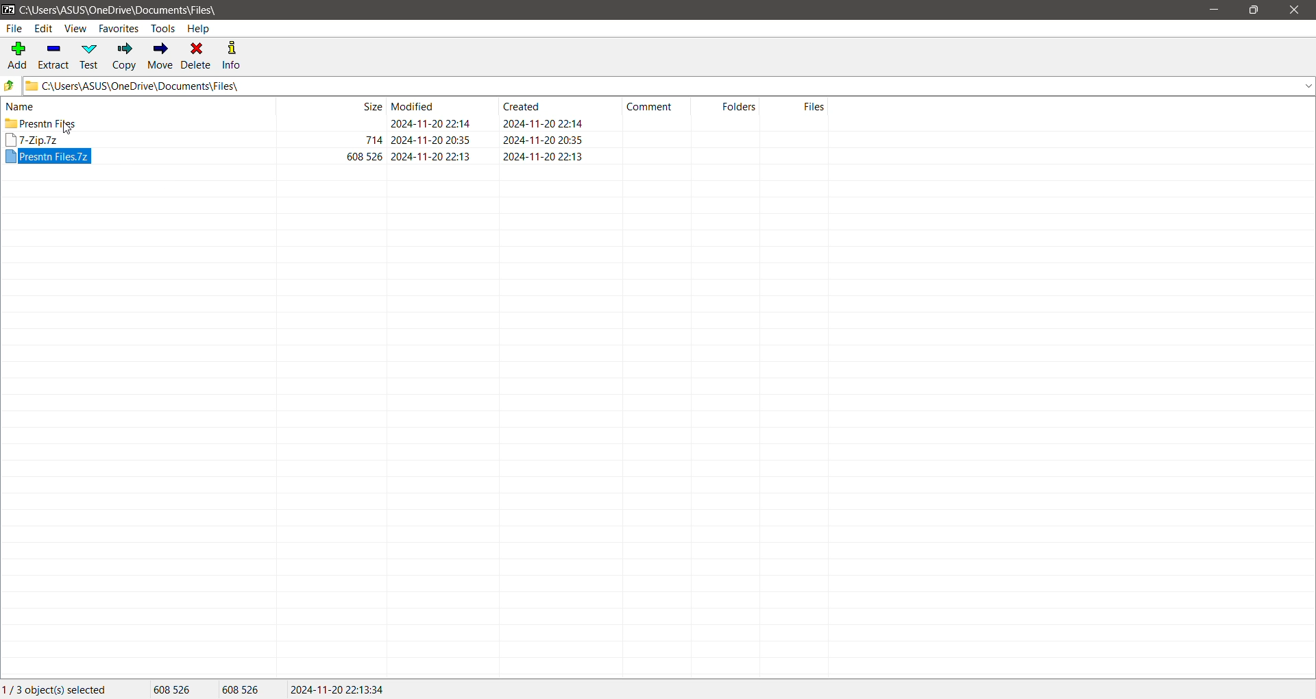 The image size is (1316, 699). I want to click on Application Logo, so click(8, 9).